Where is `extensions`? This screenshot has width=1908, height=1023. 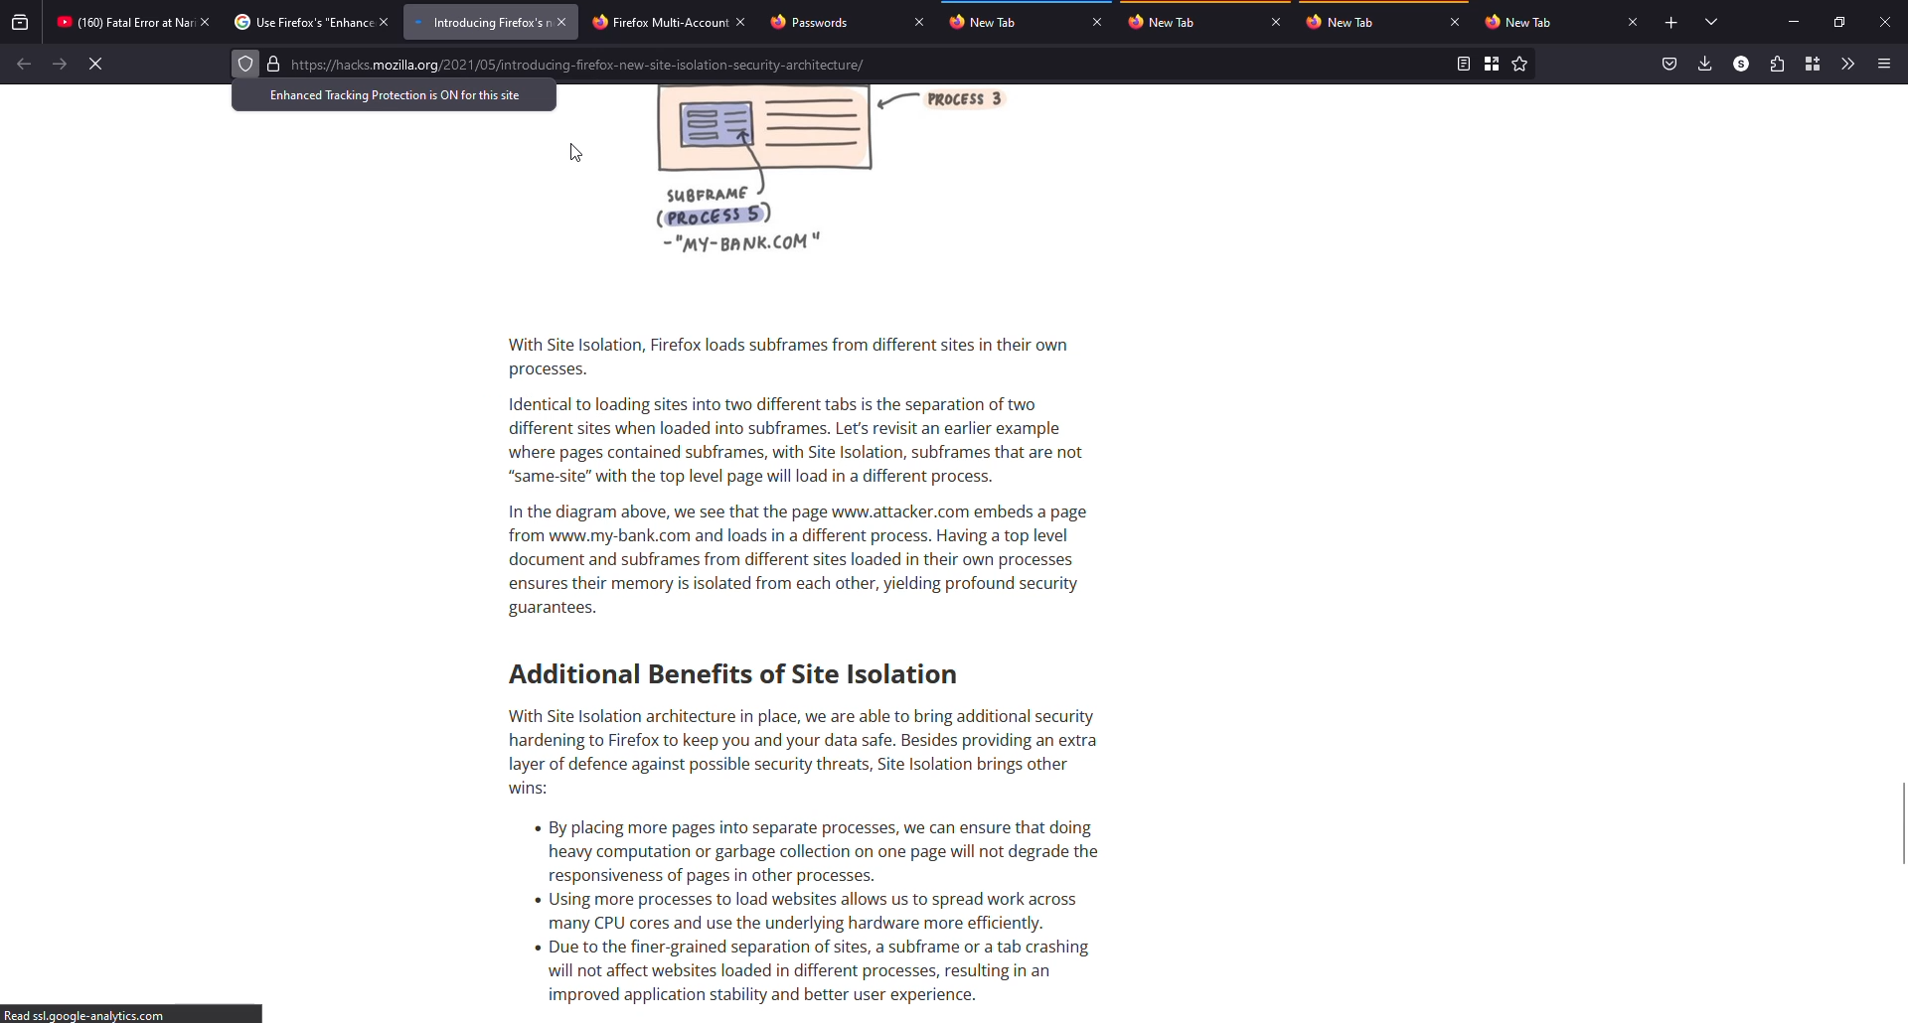 extensions is located at coordinates (1776, 64).